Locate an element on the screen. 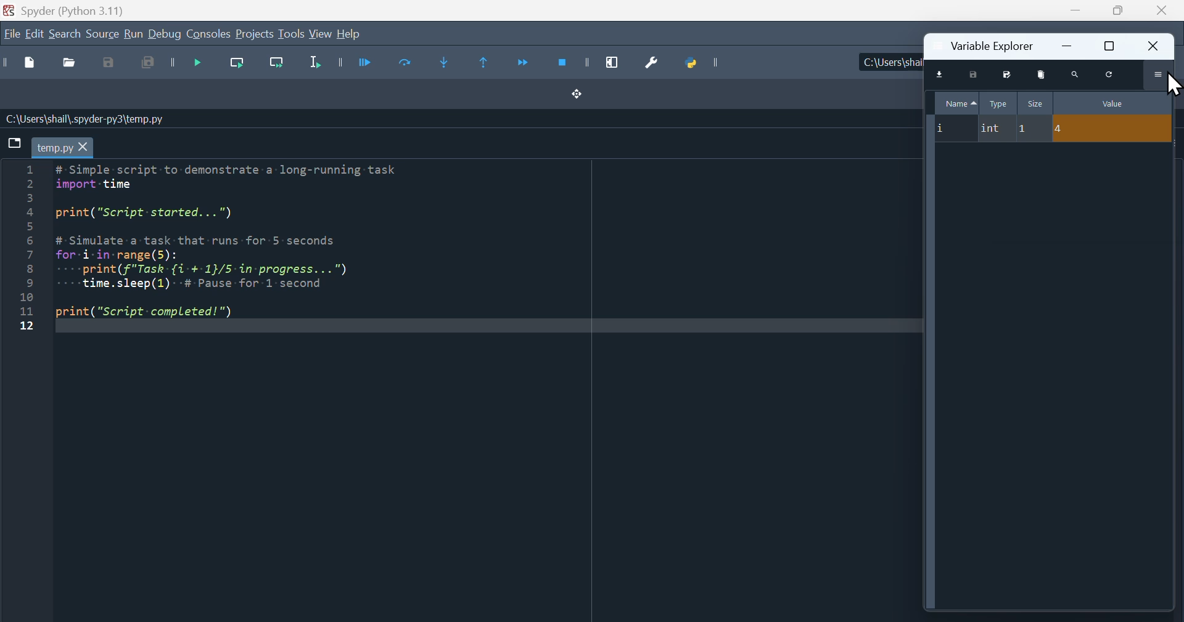  1 is located at coordinates (1033, 129).